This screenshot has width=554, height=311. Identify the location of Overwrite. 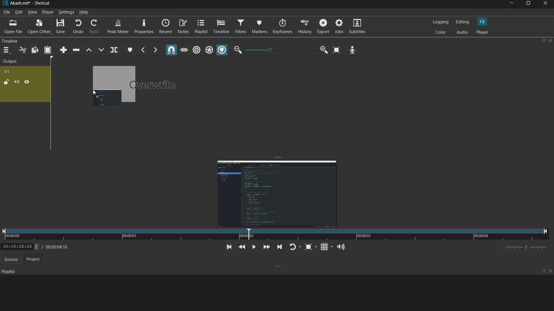
(154, 84).